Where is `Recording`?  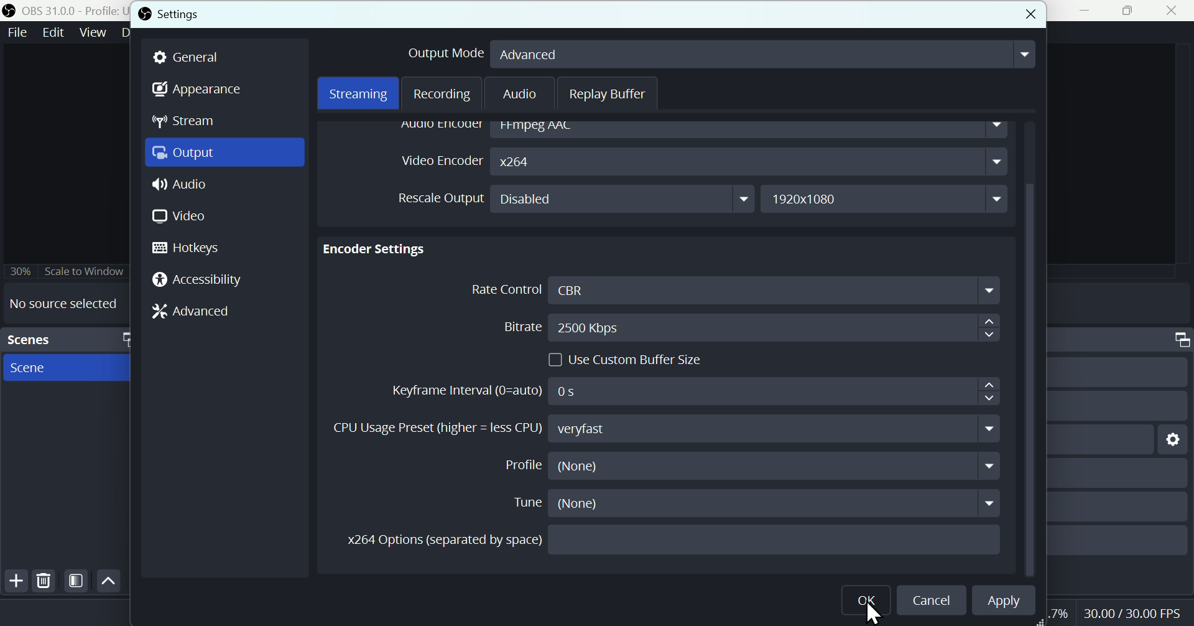 Recording is located at coordinates (443, 94).